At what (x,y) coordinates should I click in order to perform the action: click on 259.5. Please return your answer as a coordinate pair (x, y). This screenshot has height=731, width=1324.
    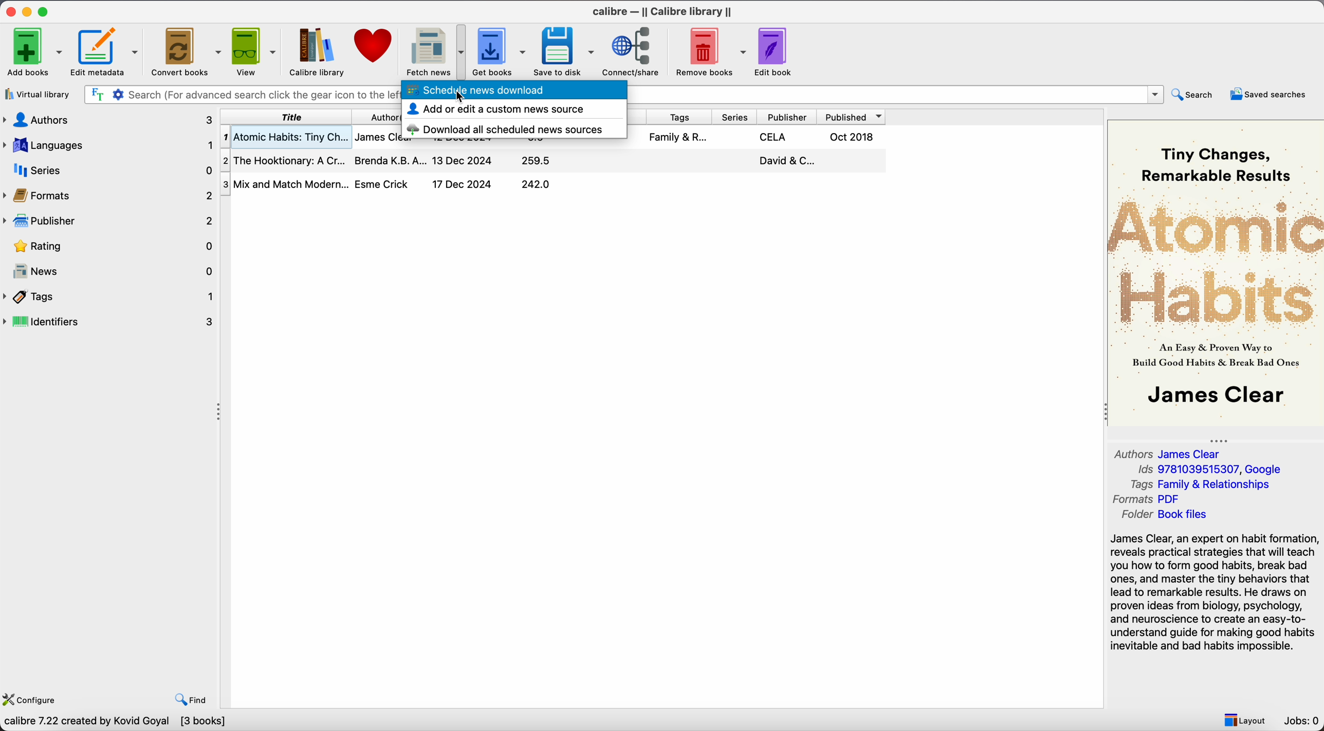
    Looking at the image, I should click on (536, 161).